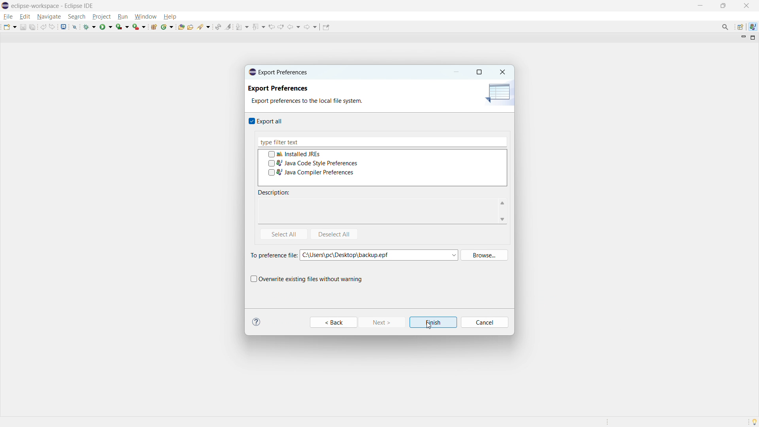 Image resolution: width=759 pixels, height=427 pixels. What do you see at coordinates (5, 6) in the screenshot?
I see `logo` at bounding box center [5, 6].